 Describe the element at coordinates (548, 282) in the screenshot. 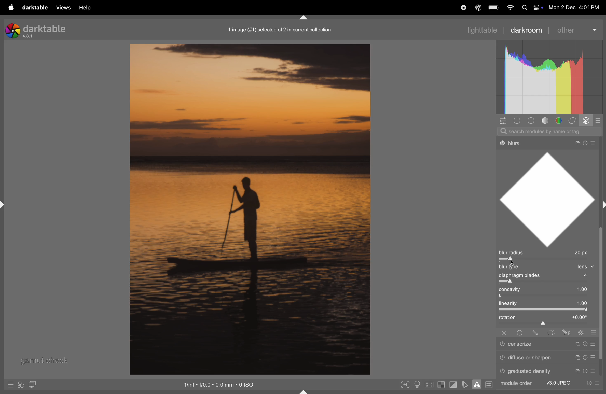

I see `toggle bar` at that location.